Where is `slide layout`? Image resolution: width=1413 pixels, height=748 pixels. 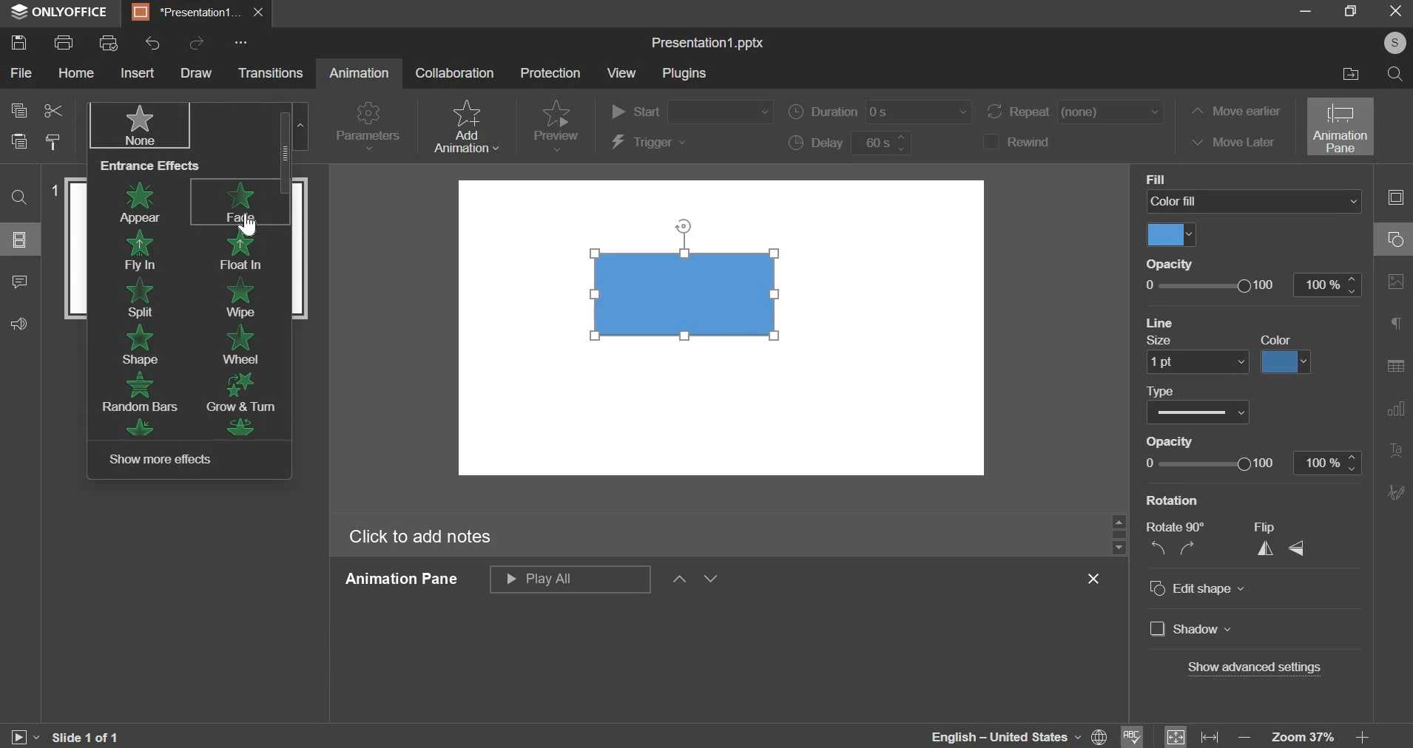
slide layout is located at coordinates (1395, 240).